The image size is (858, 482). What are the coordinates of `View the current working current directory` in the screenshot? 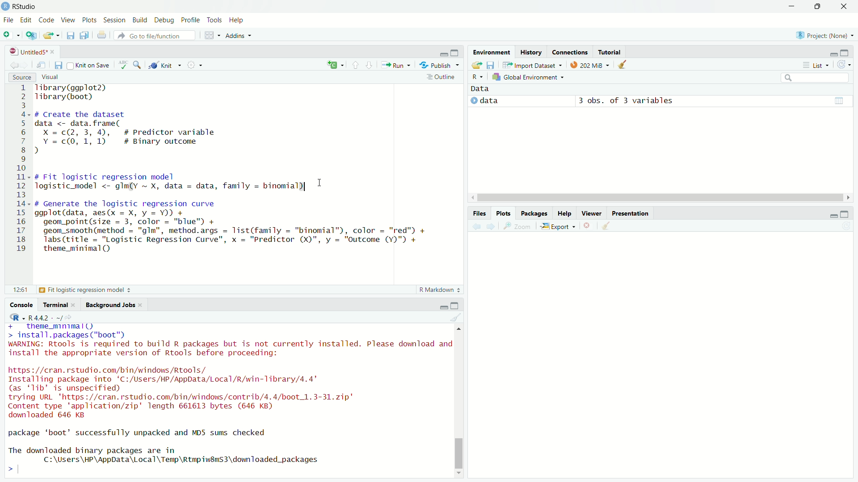 It's located at (69, 317).